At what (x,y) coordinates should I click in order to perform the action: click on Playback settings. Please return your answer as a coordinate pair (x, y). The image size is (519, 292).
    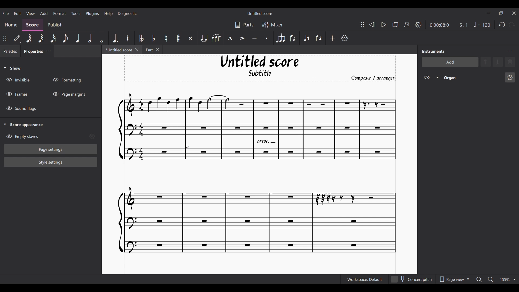
    Looking at the image, I should click on (418, 25).